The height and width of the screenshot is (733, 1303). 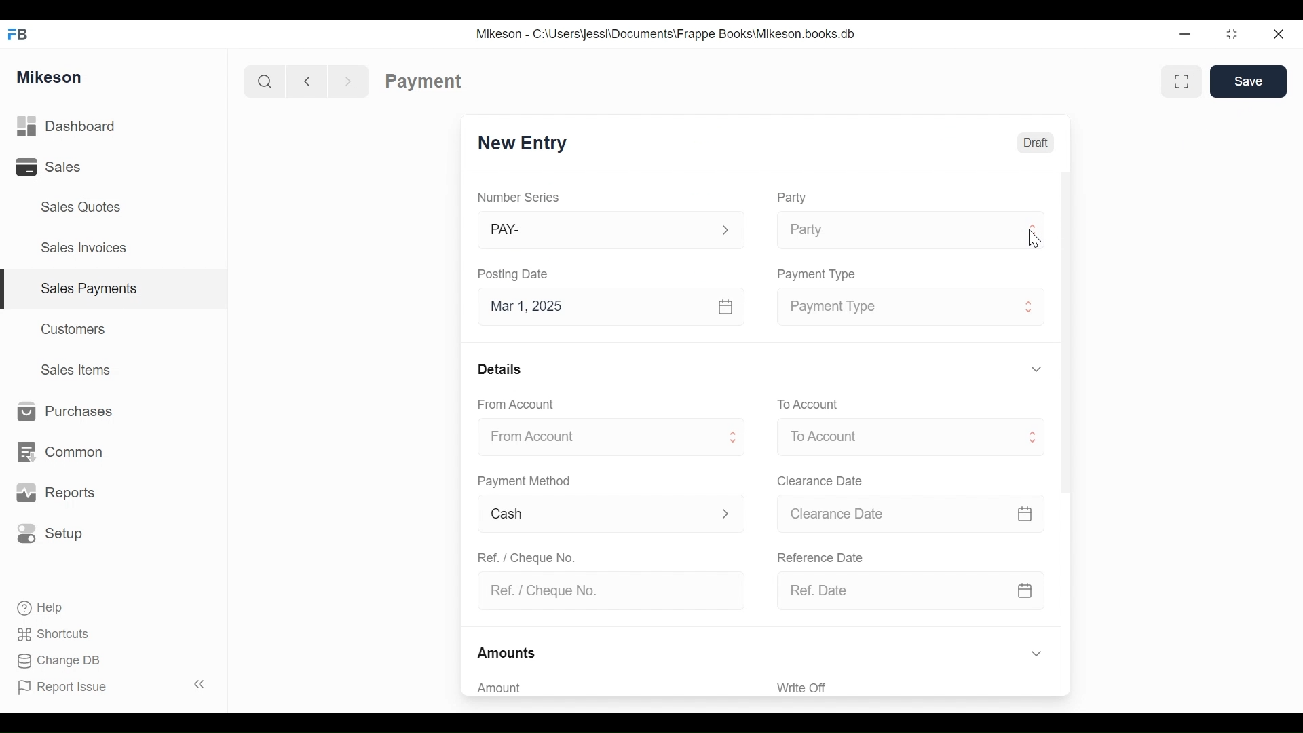 I want to click on Party, so click(x=795, y=198).